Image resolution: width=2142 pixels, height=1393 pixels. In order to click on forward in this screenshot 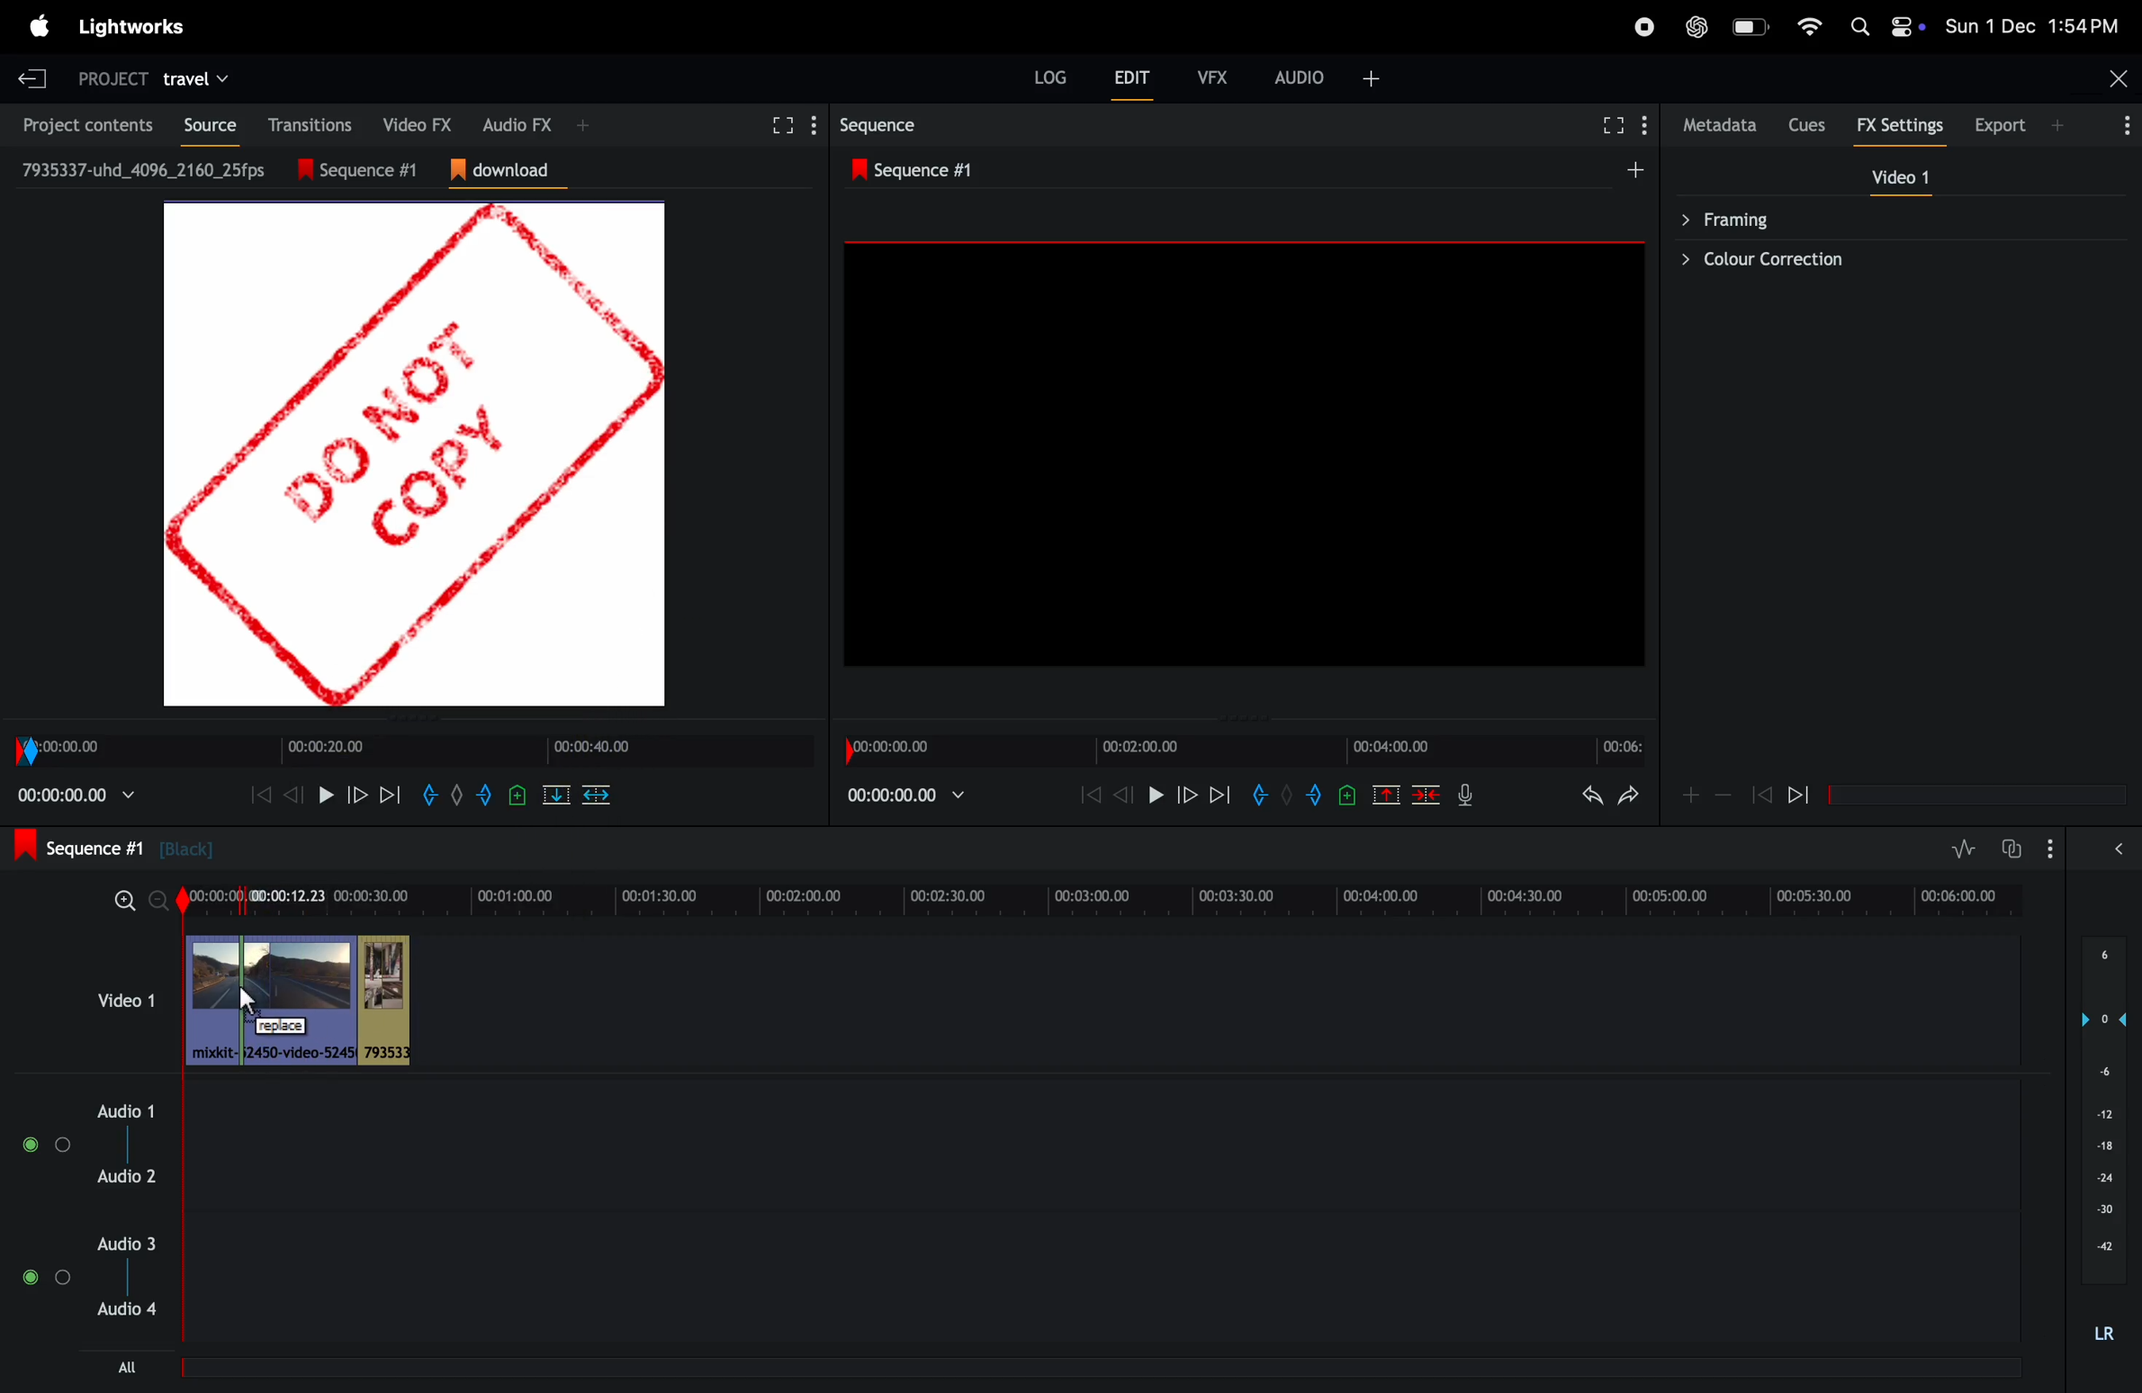, I will do `click(1186, 794)`.